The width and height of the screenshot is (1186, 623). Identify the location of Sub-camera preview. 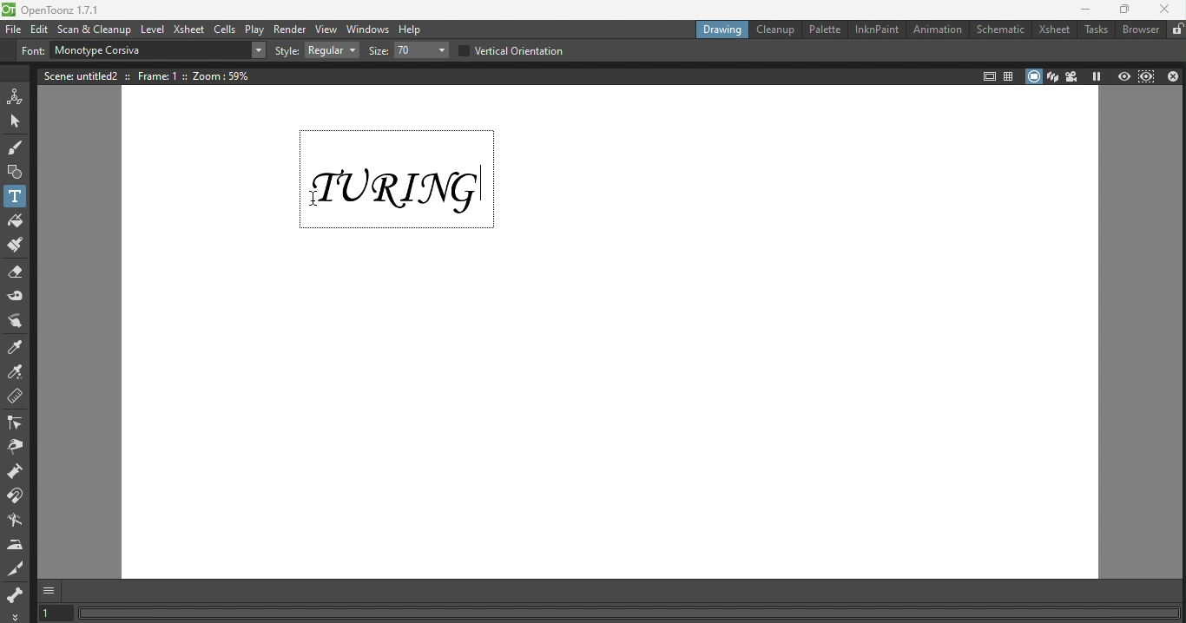
(1147, 76).